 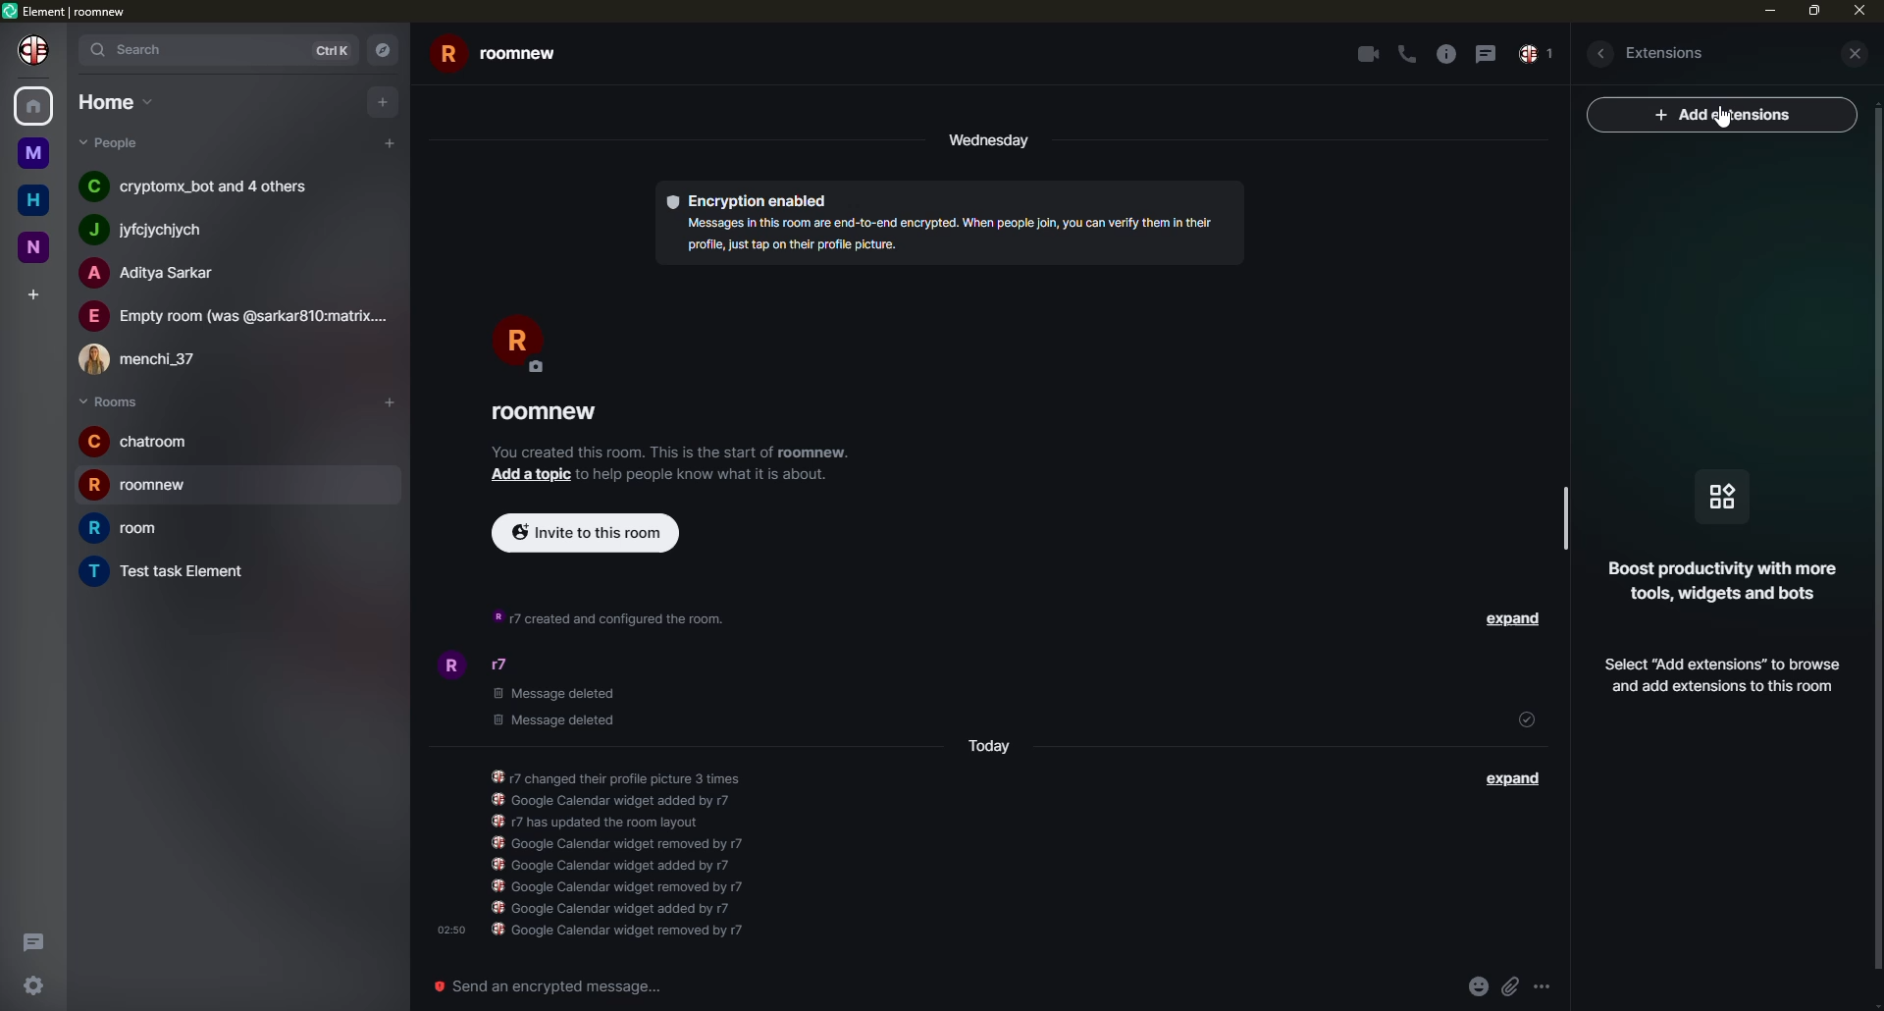 I want to click on vertical scrollbar, so click(x=1872, y=534).